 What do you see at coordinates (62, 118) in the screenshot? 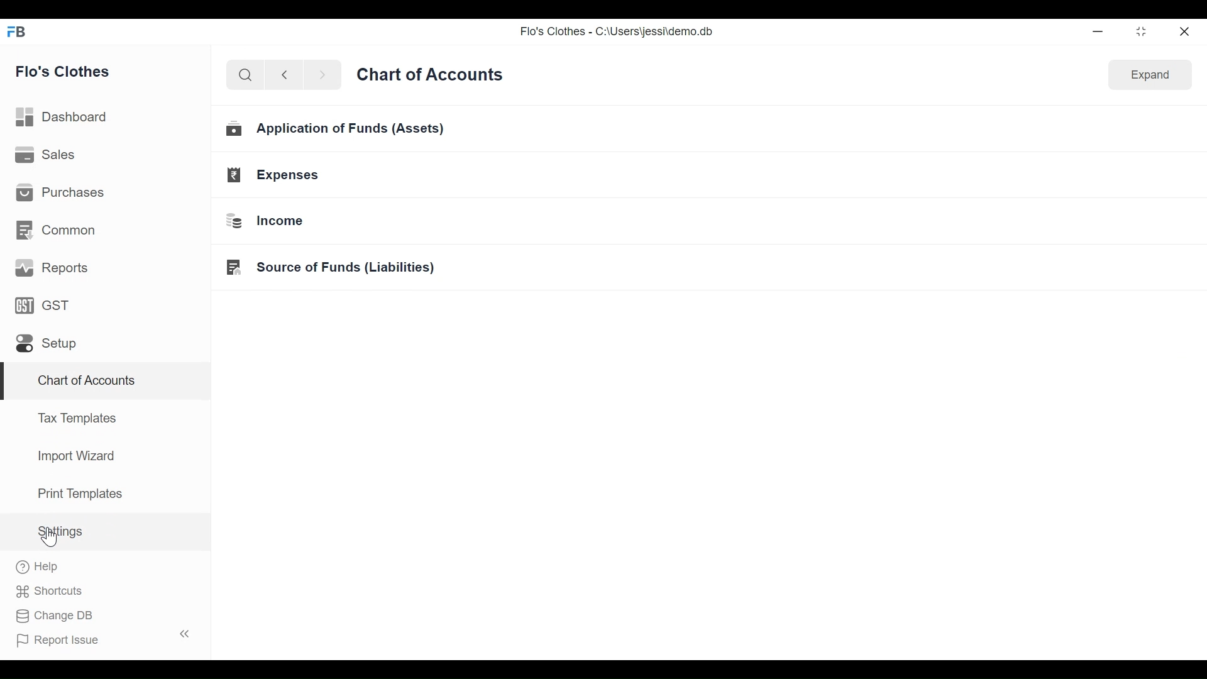
I see `Dashboard` at bounding box center [62, 118].